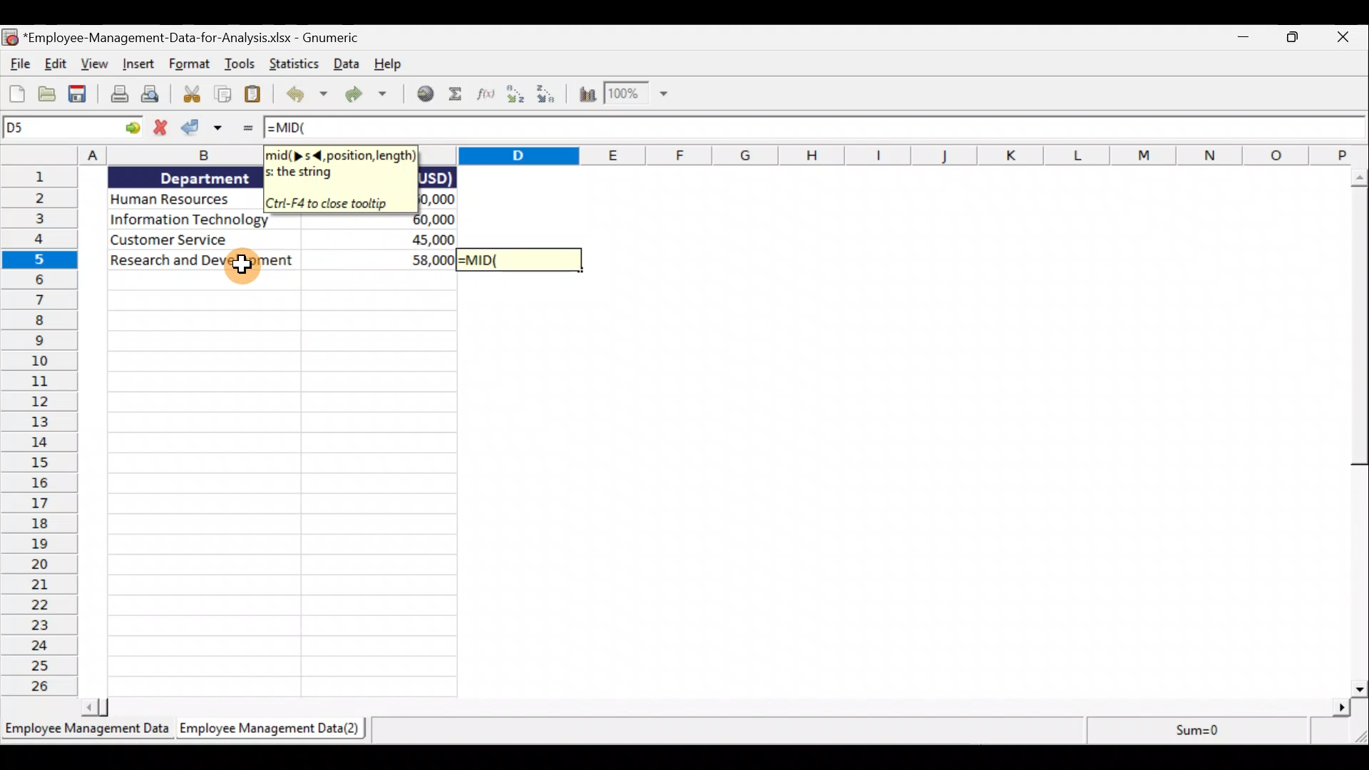 The image size is (1369, 770). Describe the element at coordinates (220, 94) in the screenshot. I see `Copy selection` at that location.